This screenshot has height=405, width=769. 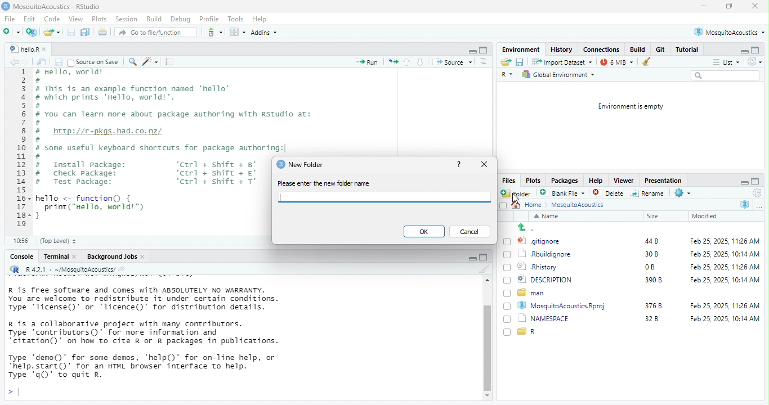 What do you see at coordinates (618, 62) in the screenshot?
I see `7 mb` at bounding box center [618, 62].